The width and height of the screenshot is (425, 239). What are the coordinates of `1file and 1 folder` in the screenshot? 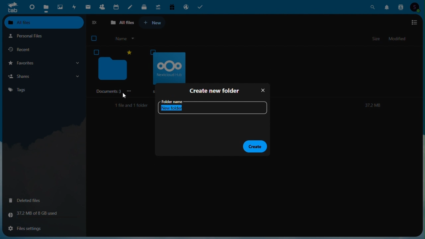 It's located at (134, 107).